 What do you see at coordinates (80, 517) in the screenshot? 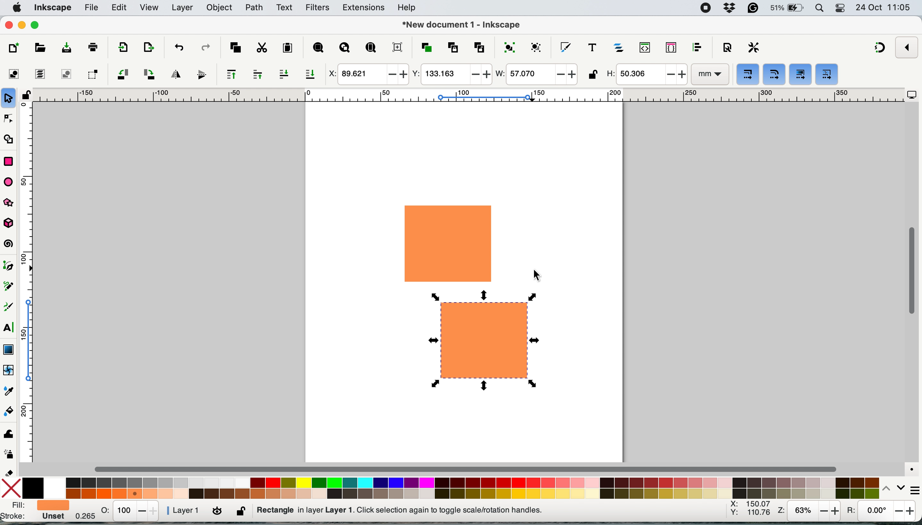
I see `0.265` at bounding box center [80, 517].